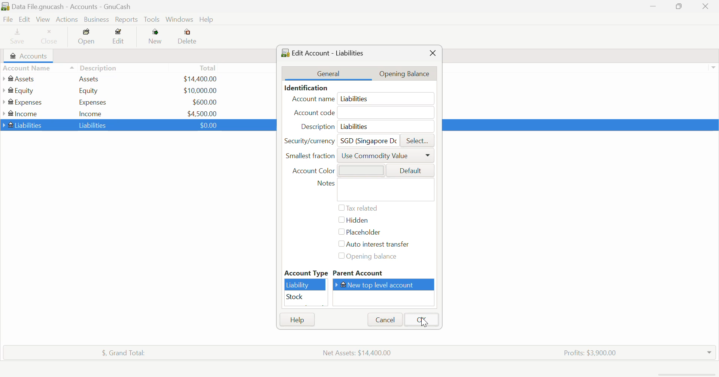 Image resolution: width=719 pixels, height=377 pixels. Describe the element at coordinates (359, 353) in the screenshot. I see `Net Assets` at that location.